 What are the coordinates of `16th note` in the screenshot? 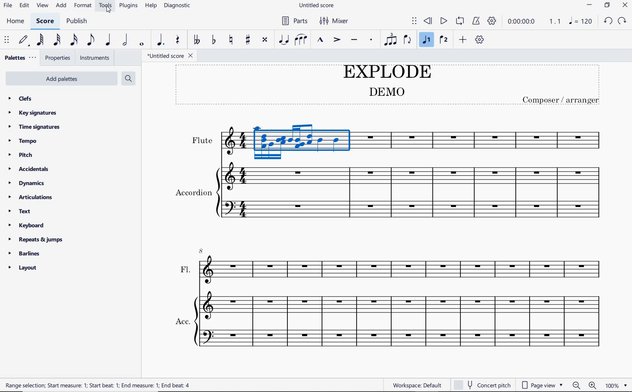 It's located at (75, 41).